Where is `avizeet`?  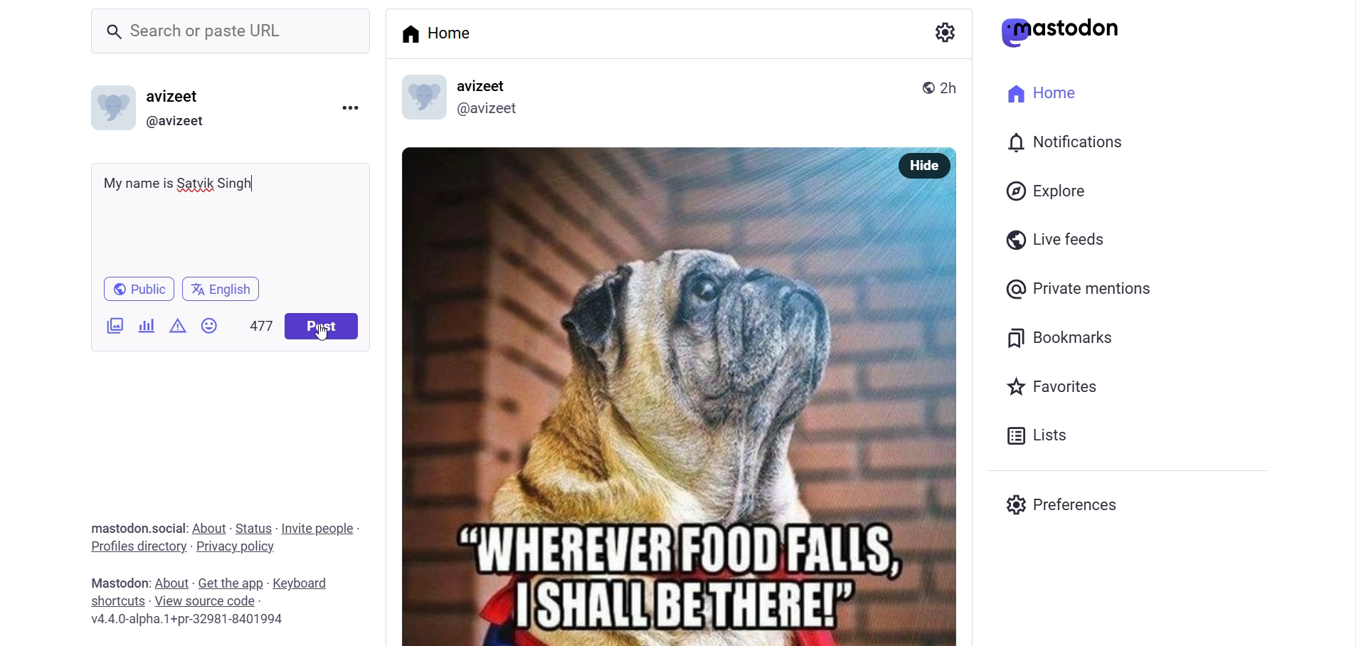 avizeet is located at coordinates (178, 97).